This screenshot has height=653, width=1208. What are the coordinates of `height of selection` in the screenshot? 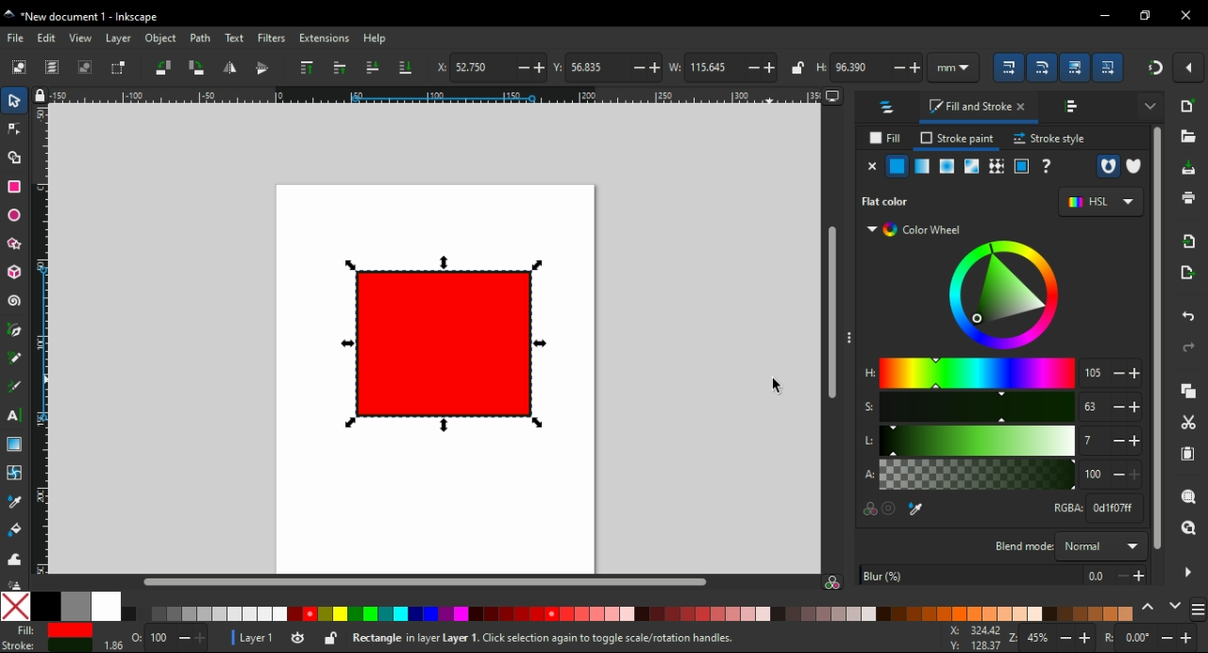 It's located at (821, 66).